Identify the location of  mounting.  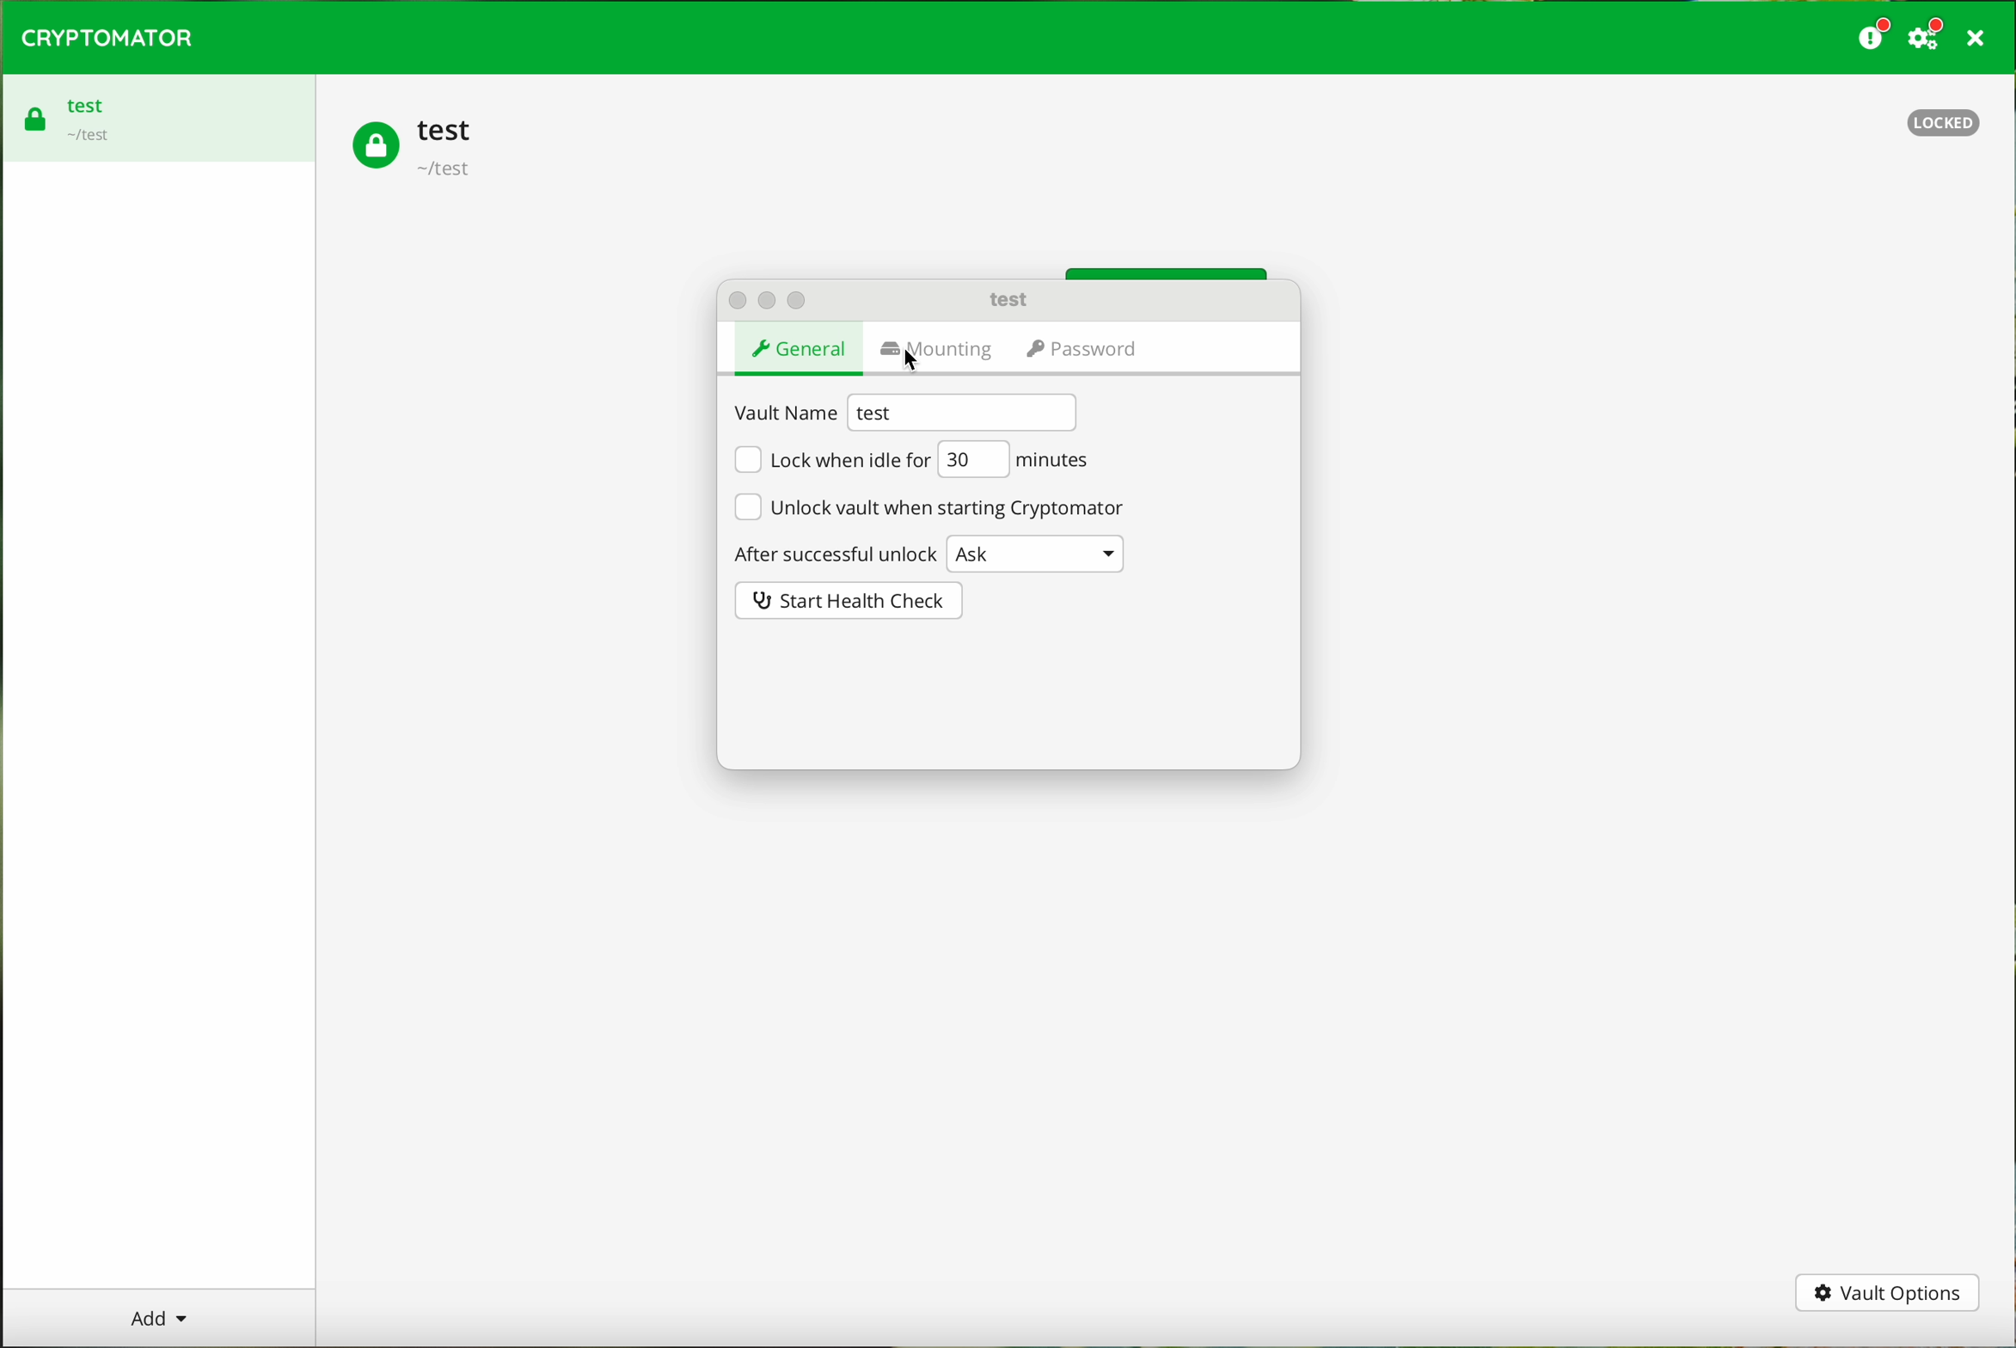
(936, 355).